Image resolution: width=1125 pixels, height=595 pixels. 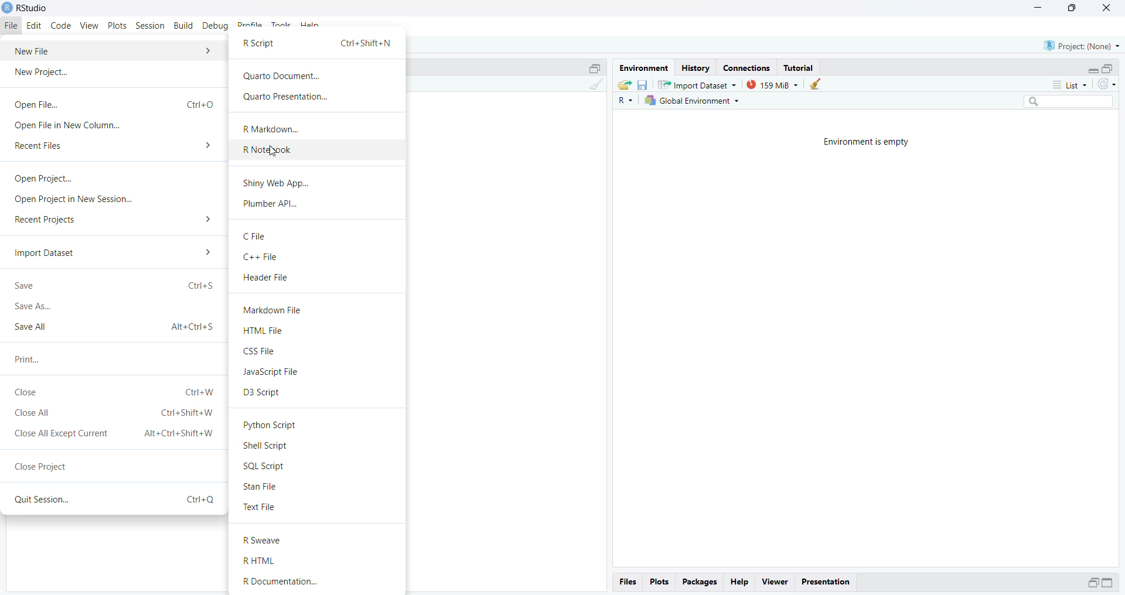 What do you see at coordinates (35, 307) in the screenshot?
I see `Save As...` at bounding box center [35, 307].